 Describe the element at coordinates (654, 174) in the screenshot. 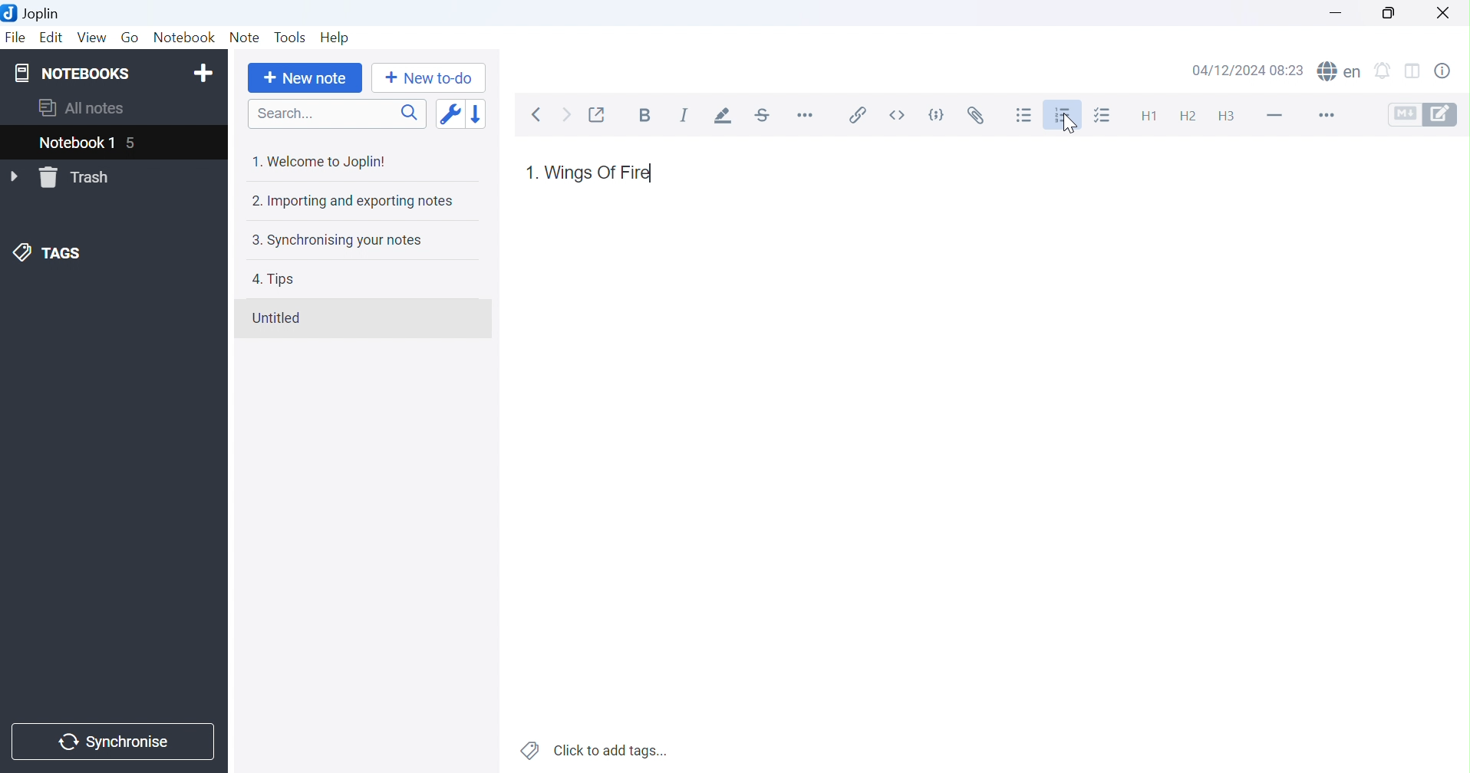

I see `typing cursor` at that location.